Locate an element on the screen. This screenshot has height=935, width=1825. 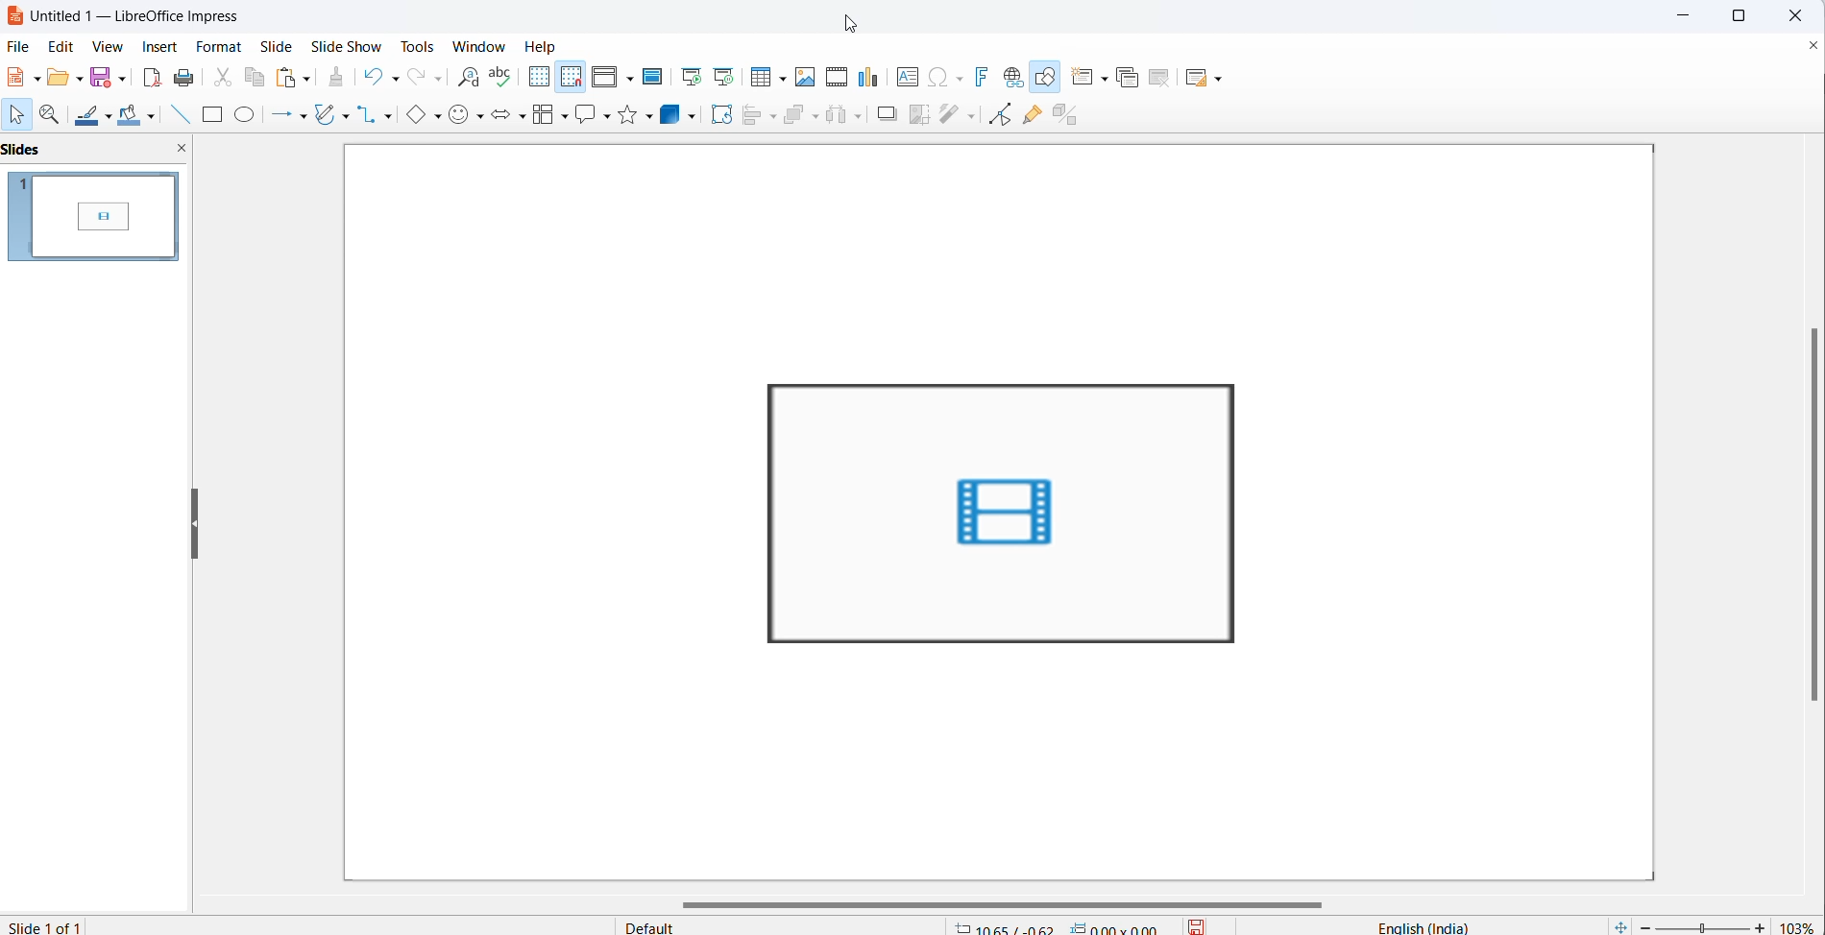
show gluepoint function is located at coordinates (1035, 117).